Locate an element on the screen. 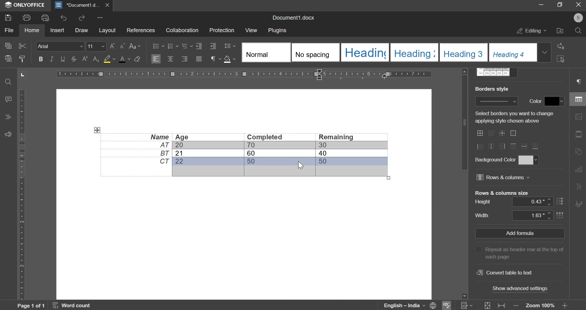 The width and height of the screenshot is (586, 310). bullets is located at coordinates (158, 45).